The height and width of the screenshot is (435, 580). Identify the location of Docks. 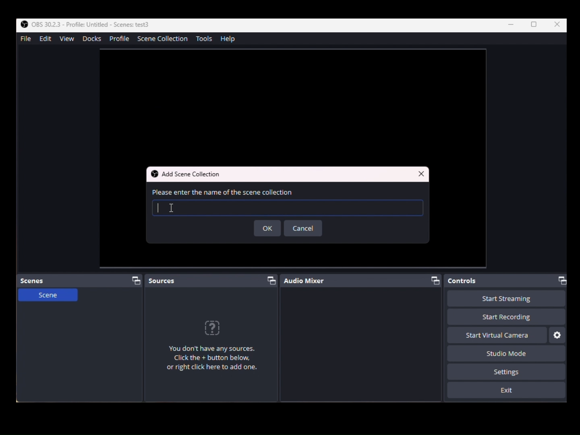
(91, 39).